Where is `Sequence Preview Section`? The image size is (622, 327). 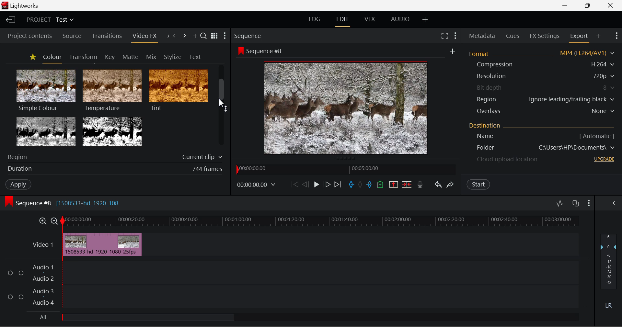 Sequence Preview Section is located at coordinates (249, 37).